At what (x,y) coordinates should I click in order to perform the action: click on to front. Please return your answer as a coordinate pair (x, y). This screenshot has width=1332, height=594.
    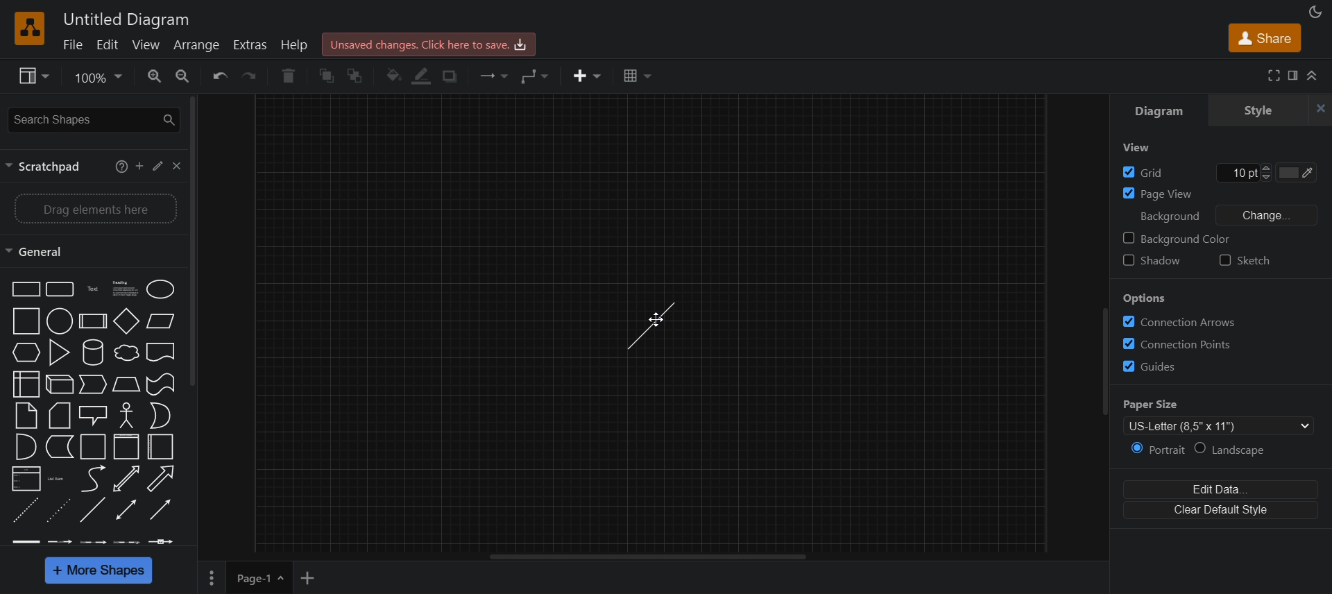
    Looking at the image, I should click on (327, 76).